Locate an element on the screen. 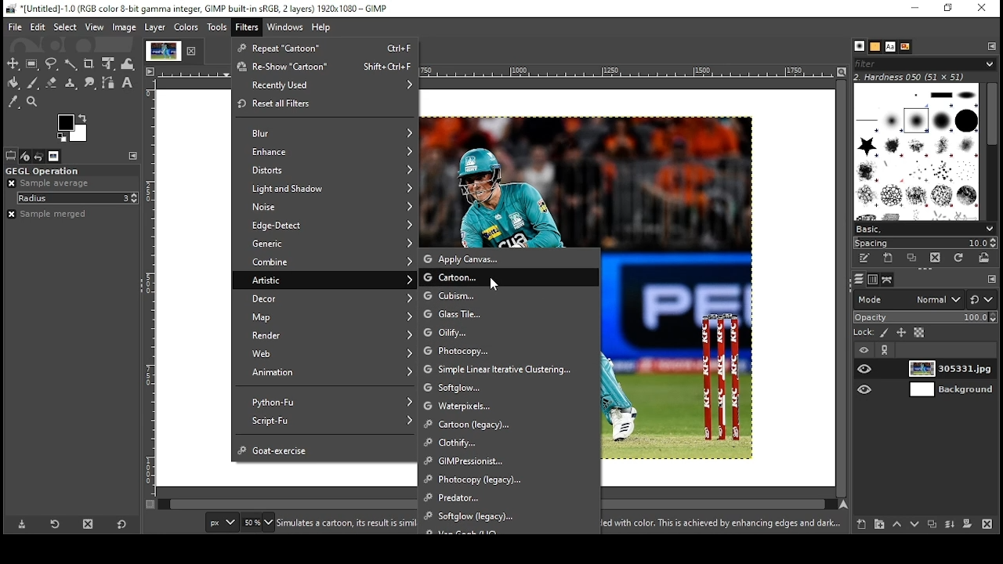 Image resolution: width=1003 pixels, height=564 pixels. reset all filters is located at coordinates (326, 105).